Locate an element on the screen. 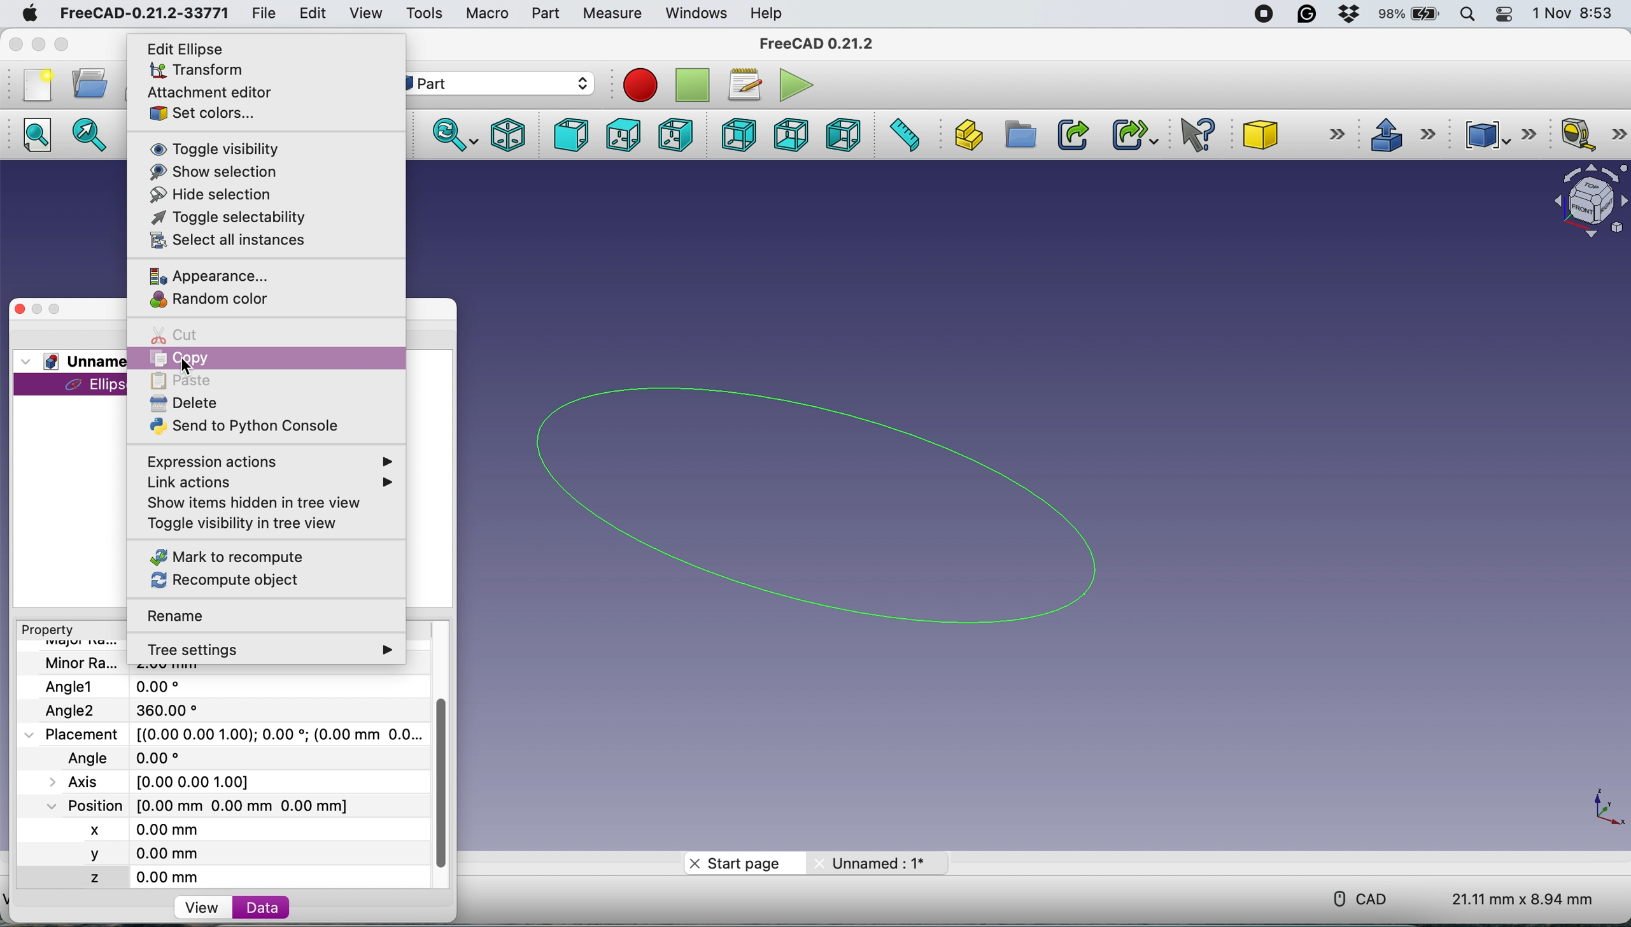 This screenshot has height=927, width=1631. rear is located at coordinates (740, 134).